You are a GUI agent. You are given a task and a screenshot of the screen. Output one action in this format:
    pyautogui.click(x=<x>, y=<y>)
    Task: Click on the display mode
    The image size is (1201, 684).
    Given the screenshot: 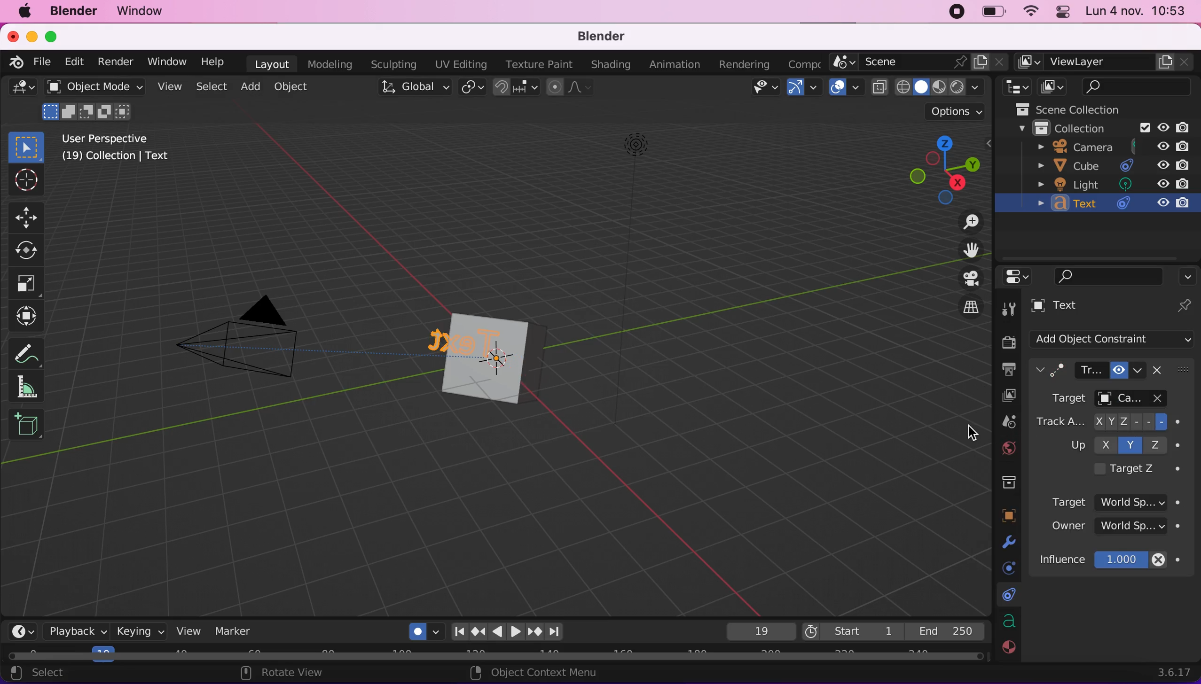 What is the action you would take?
    pyautogui.click(x=1053, y=87)
    